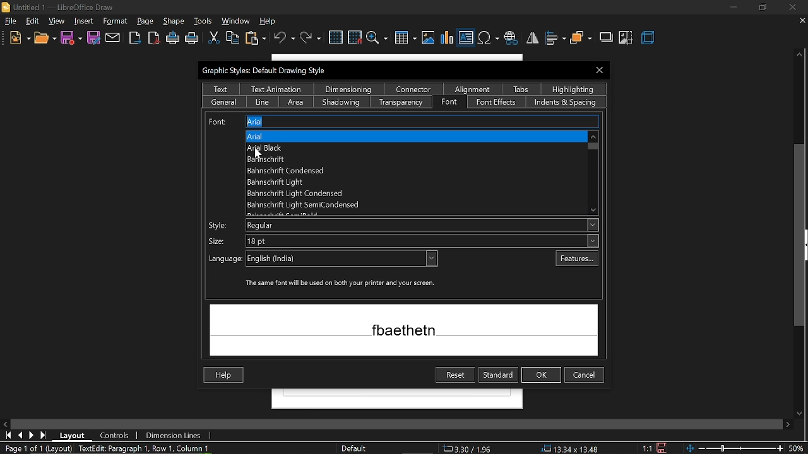 Image resolution: width=808 pixels, height=454 pixels. Describe the element at coordinates (355, 37) in the screenshot. I see `snap to grid` at that location.